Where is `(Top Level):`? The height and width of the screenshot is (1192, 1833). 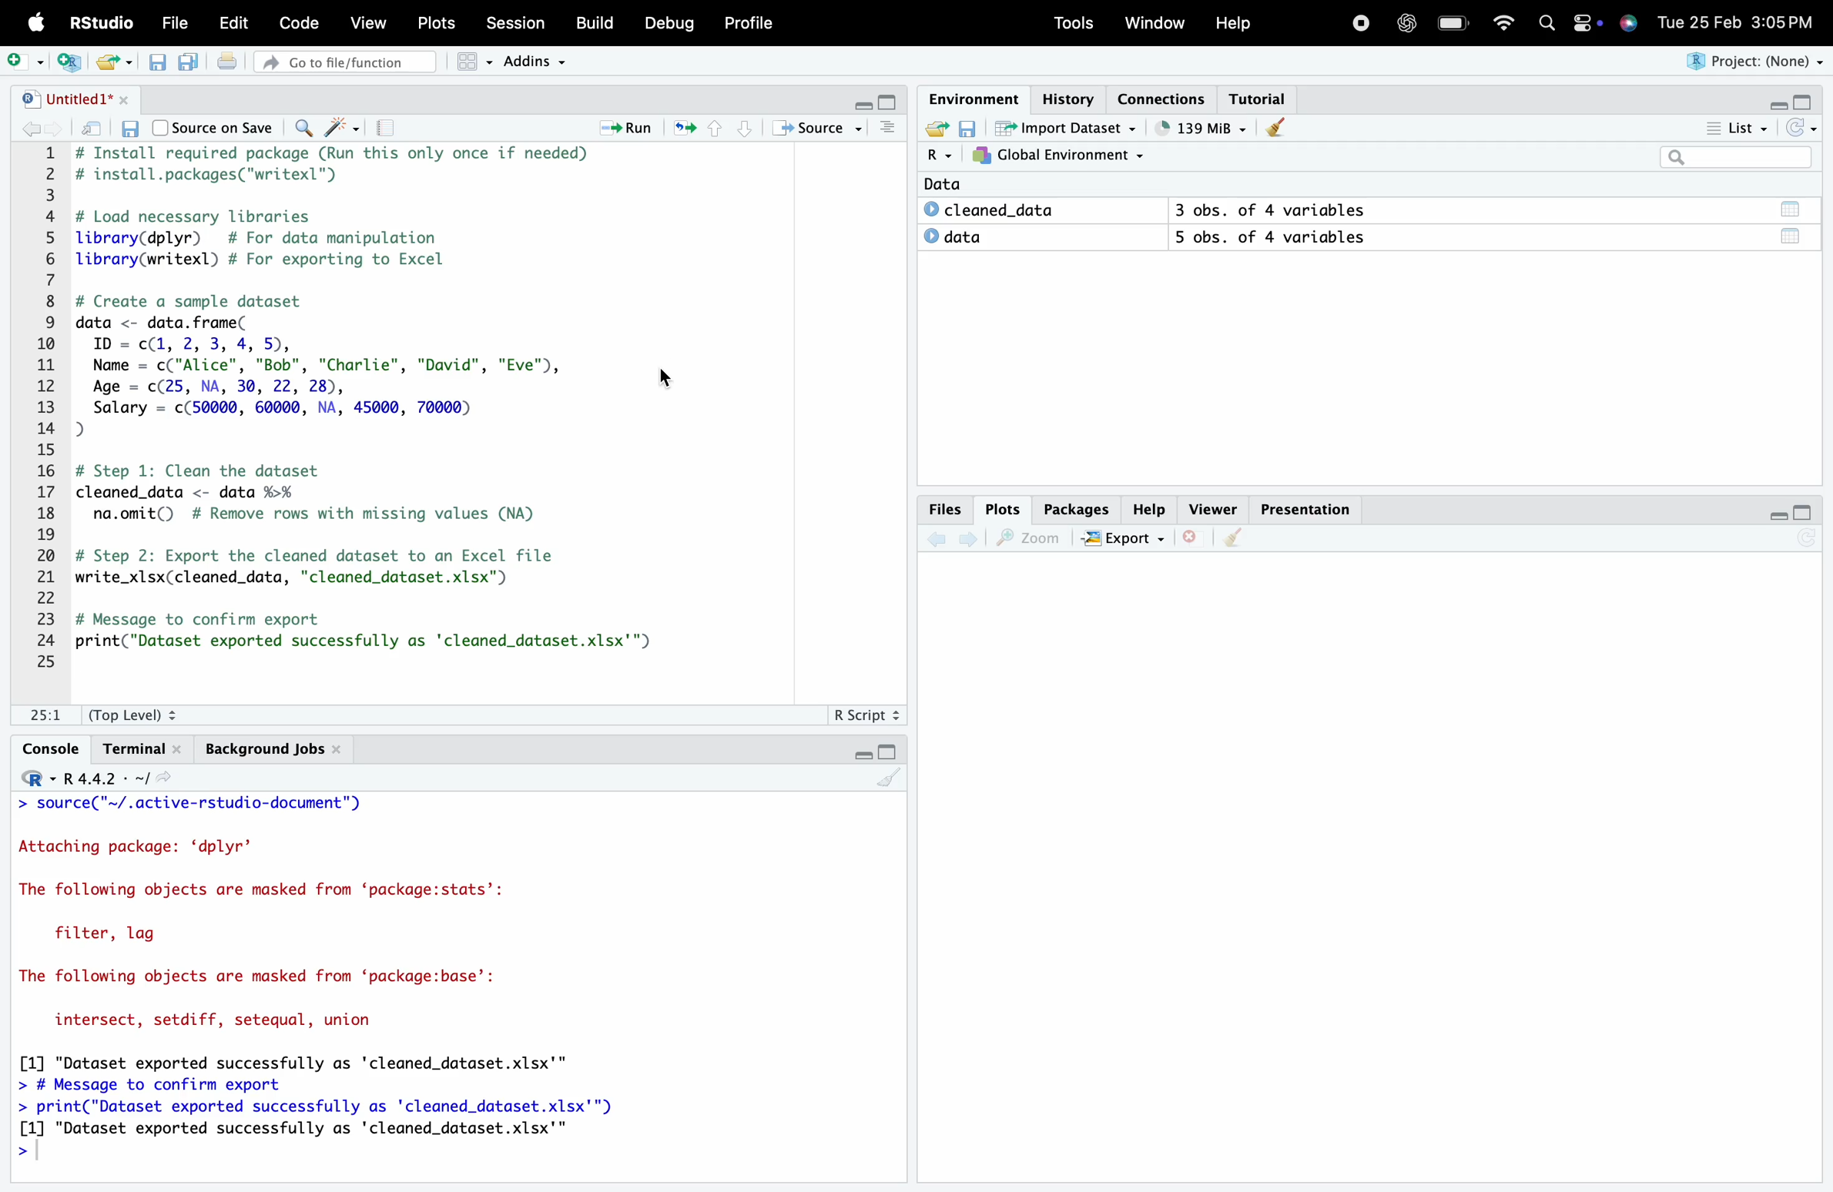 (Top Level): is located at coordinates (134, 712).